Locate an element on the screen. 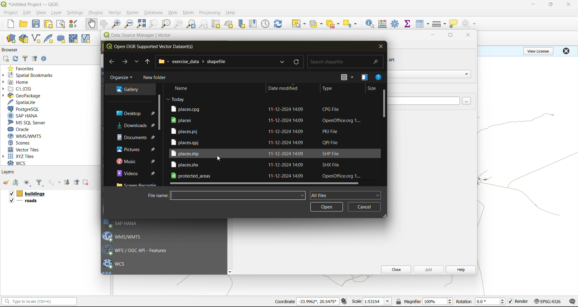 Image resolution: width=578 pixels, height=307 pixels. file/folder names is located at coordinates (273, 108).